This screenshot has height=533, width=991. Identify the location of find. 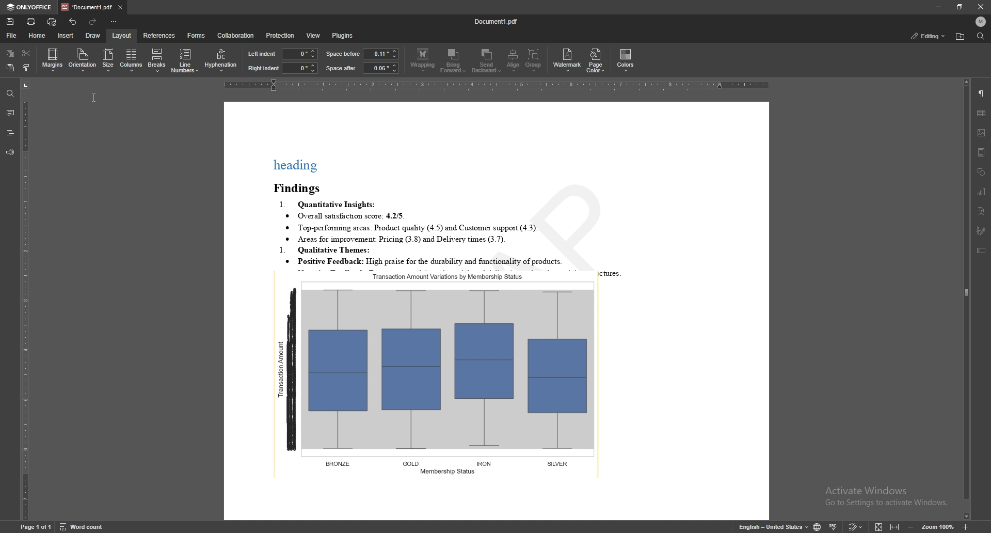
(981, 36).